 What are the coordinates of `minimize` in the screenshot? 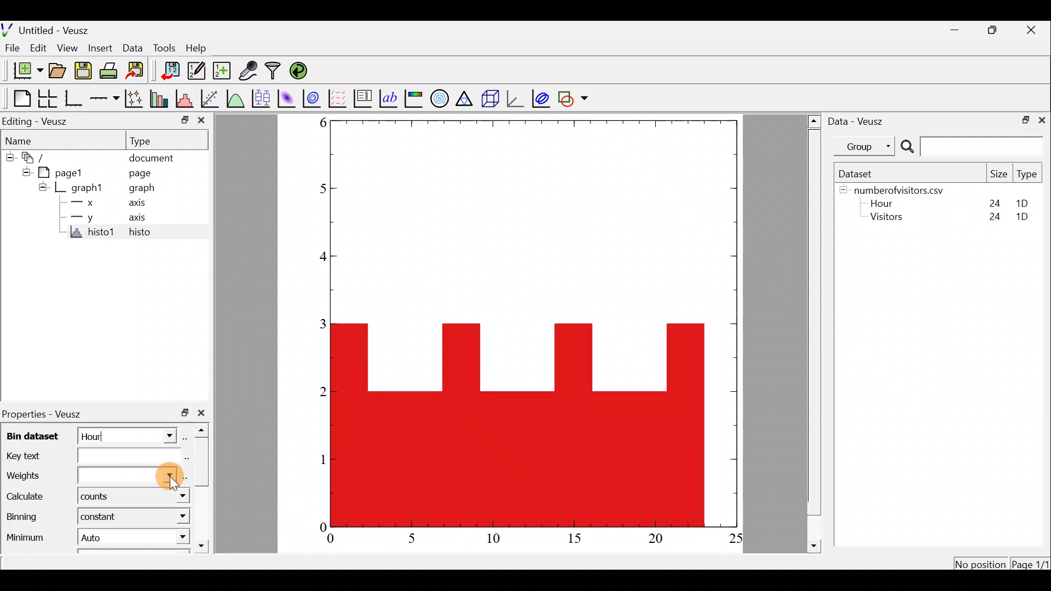 It's located at (955, 31).